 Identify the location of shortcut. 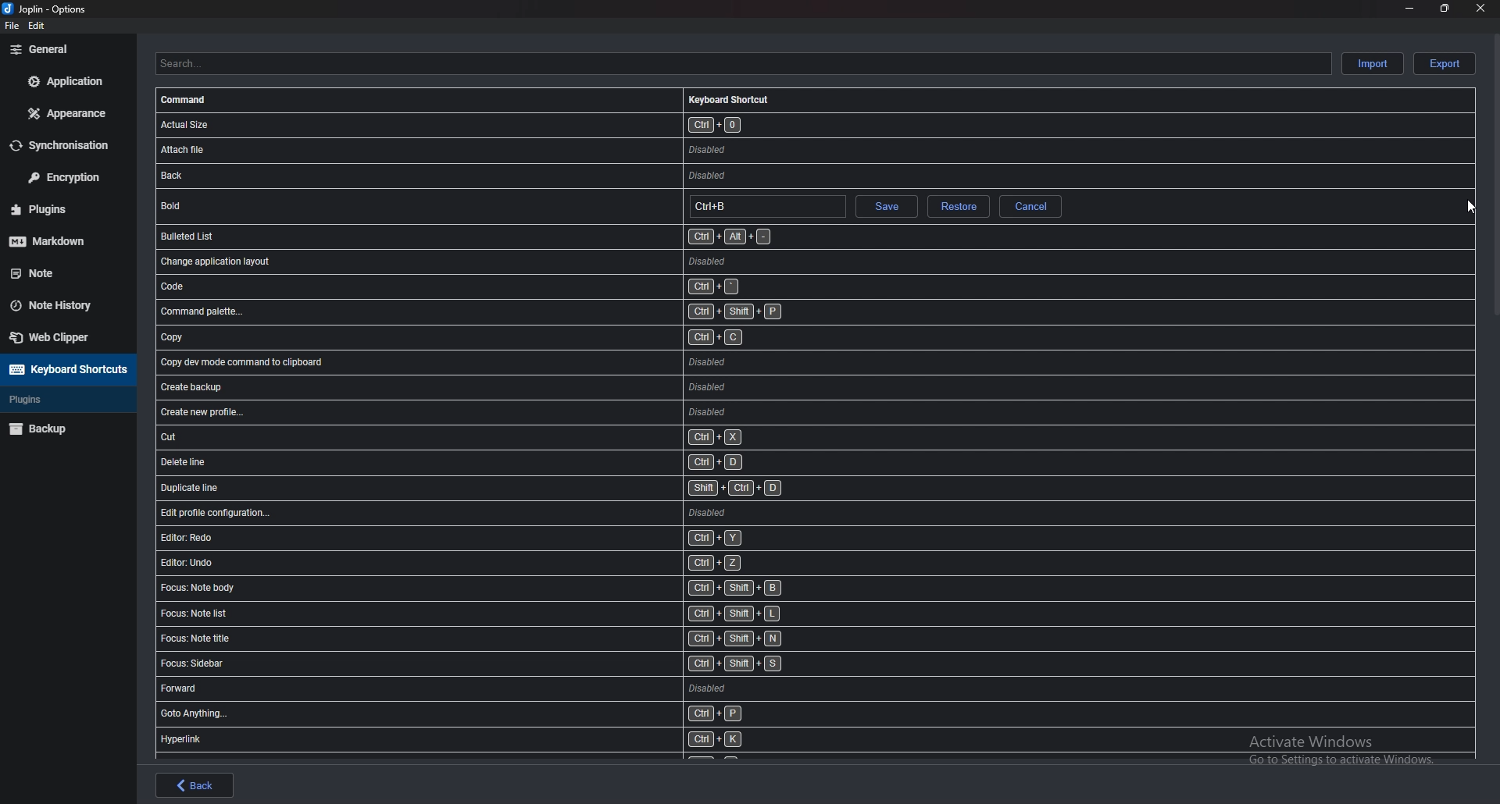
(503, 360).